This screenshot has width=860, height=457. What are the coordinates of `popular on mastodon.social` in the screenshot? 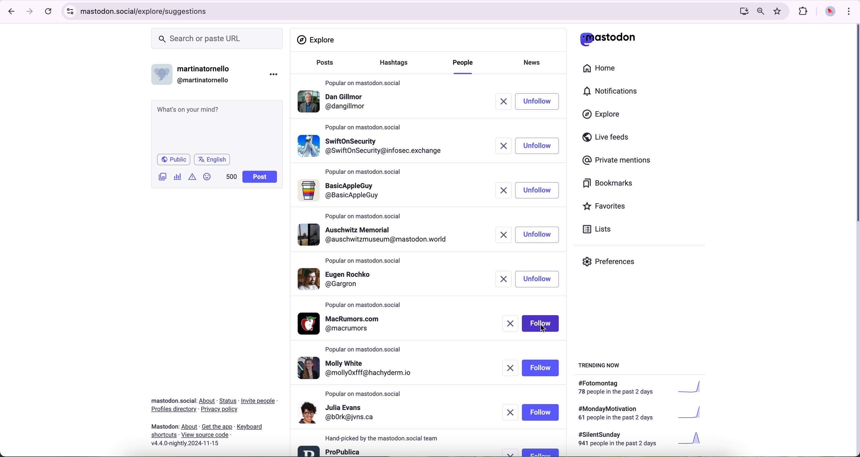 It's located at (364, 394).